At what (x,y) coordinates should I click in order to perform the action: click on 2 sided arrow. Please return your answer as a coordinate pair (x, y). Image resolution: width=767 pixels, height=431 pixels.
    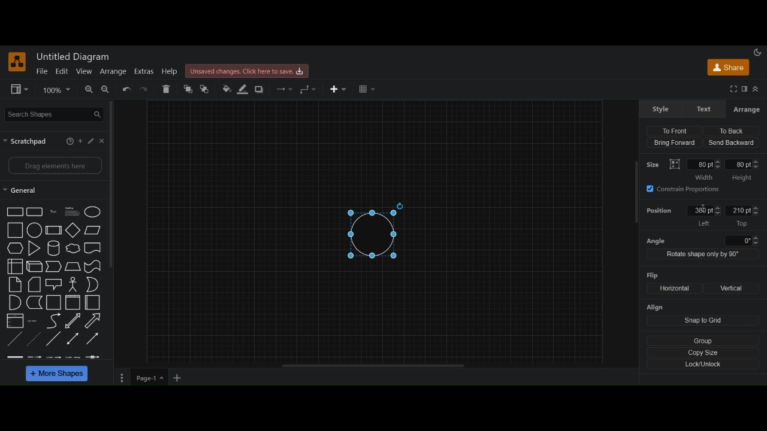
    Looking at the image, I should click on (74, 338).